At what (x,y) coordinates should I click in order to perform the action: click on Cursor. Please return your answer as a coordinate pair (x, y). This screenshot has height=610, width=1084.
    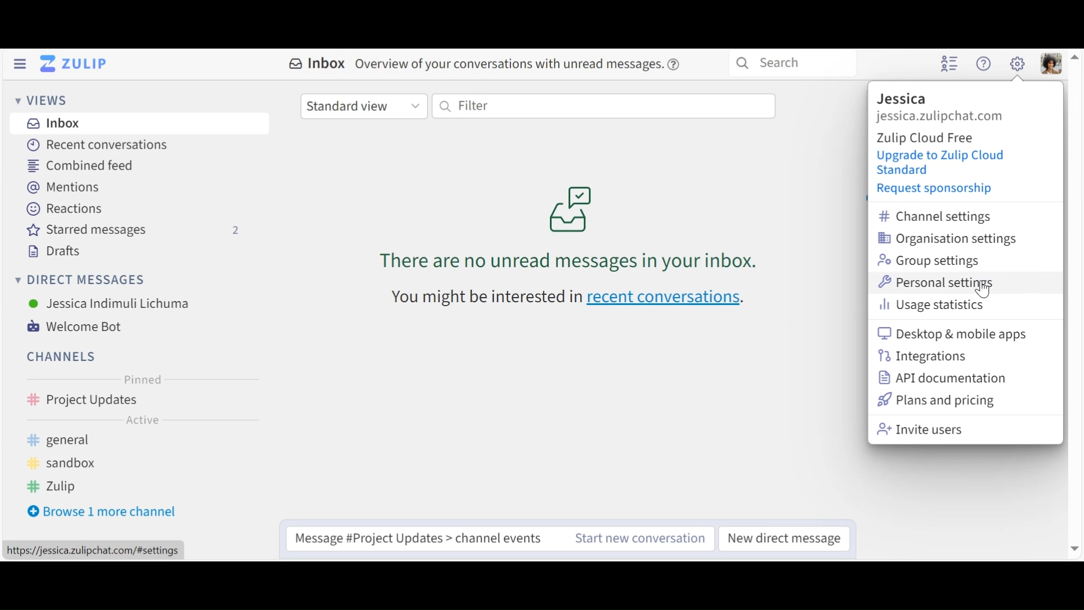
    Looking at the image, I should click on (986, 289).